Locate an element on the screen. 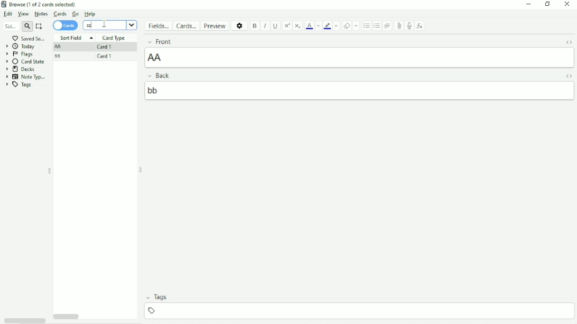 Image resolution: width=577 pixels, height=324 pixels. SS is located at coordinates (60, 56).